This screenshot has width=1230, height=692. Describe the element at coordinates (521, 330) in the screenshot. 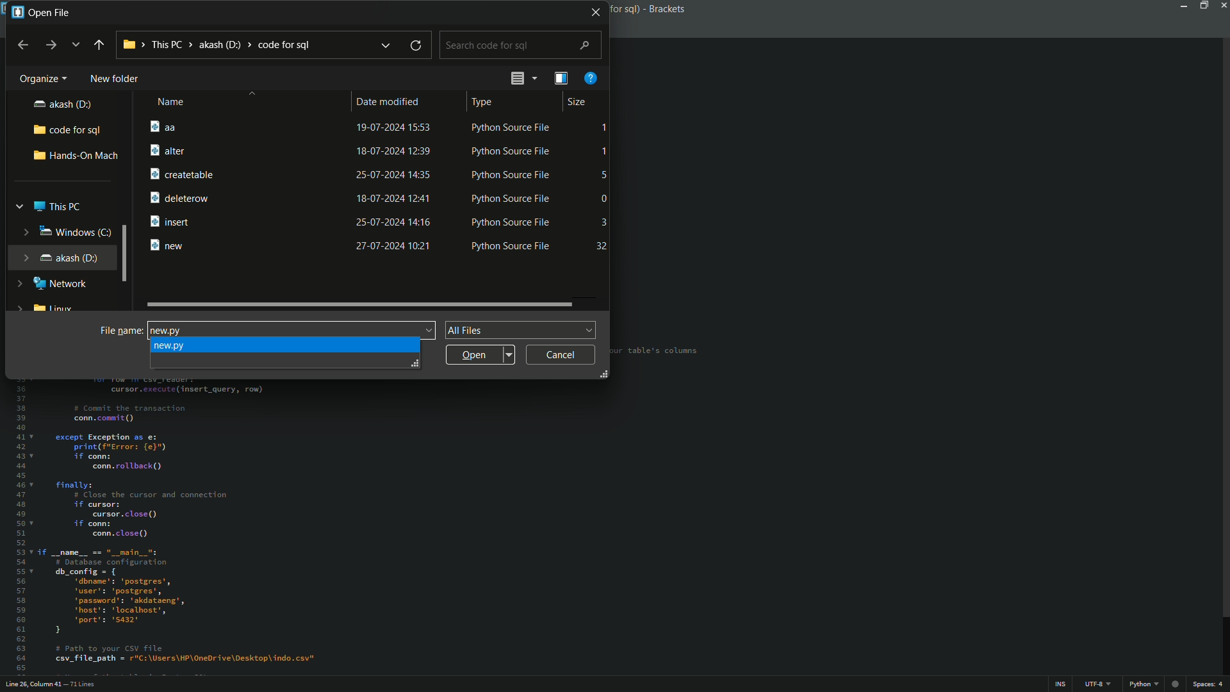

I see `file format` at that location.